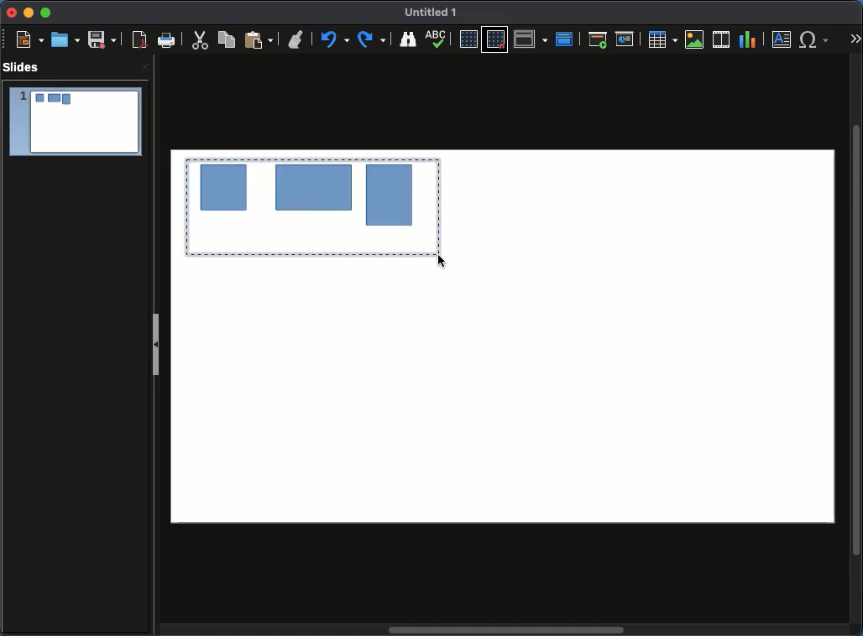 The width and height of the screenshot is (863, 636). What do you see at coordinates (438, 39) in the screenshot?
I see `Spell check` at bounding box center [438, 39].